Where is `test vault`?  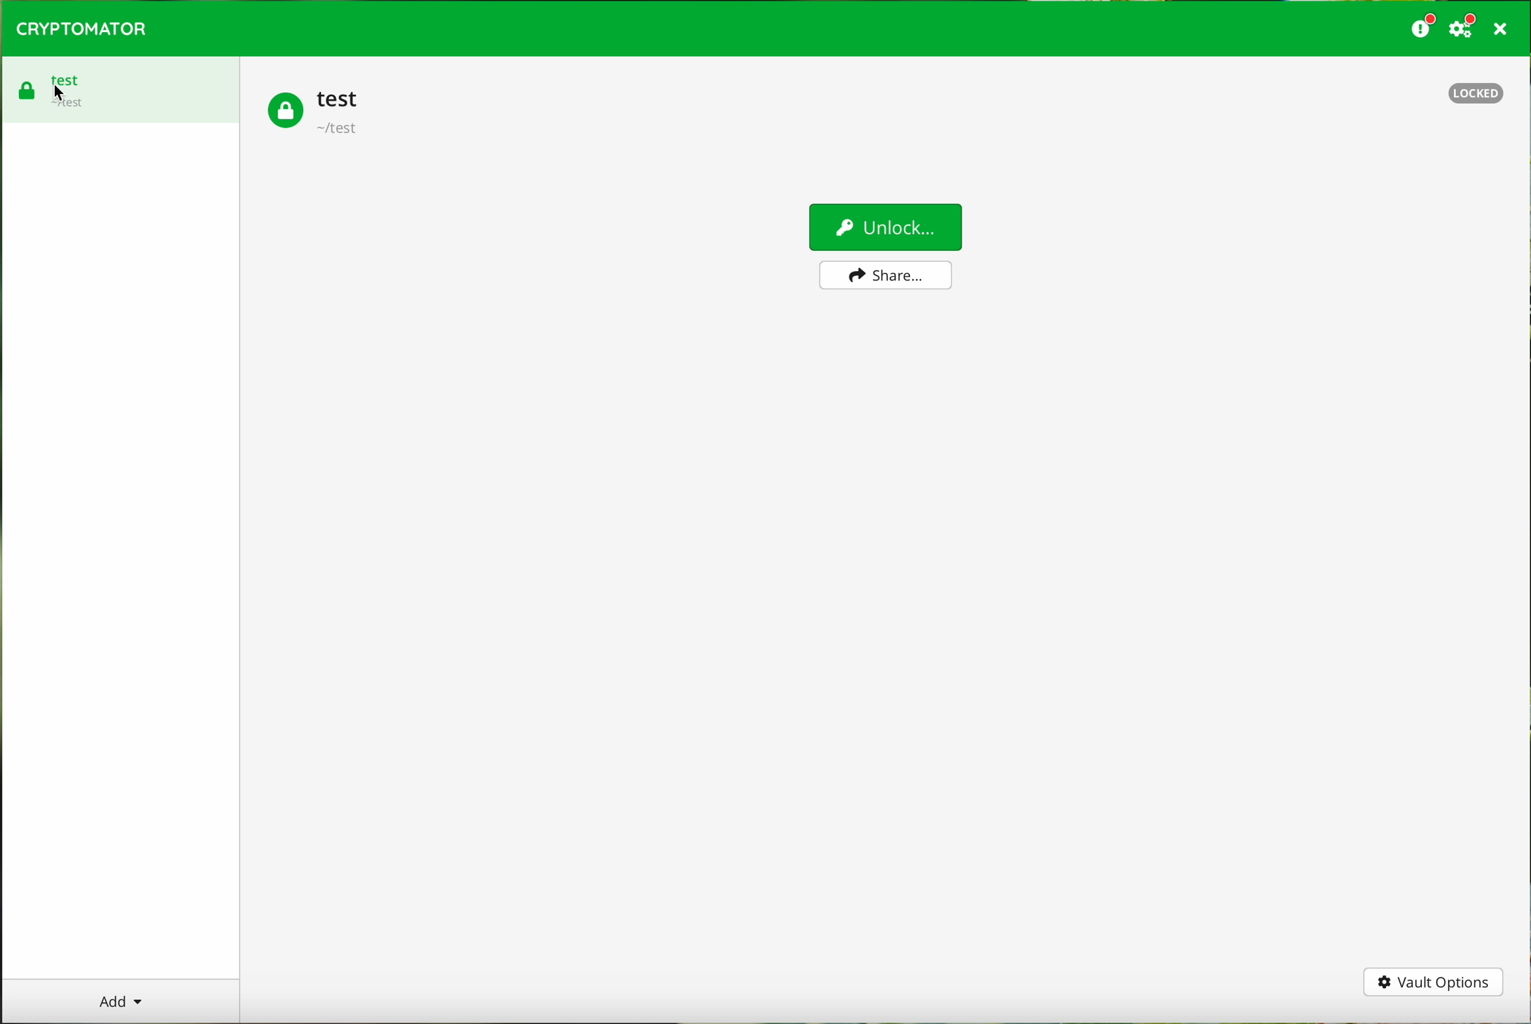
test vault is located at coordinates (121, 88).